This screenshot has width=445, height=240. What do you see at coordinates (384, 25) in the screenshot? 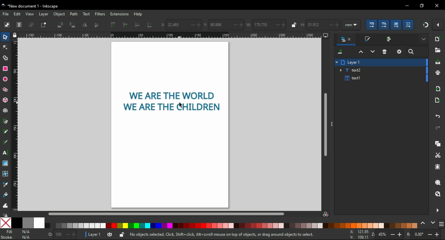
I see `scale ready of round corners` at bounding box center [384, 25].